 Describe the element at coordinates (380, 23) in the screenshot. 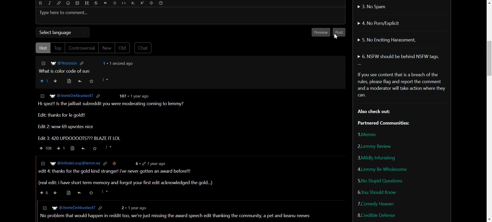

I see `No Porn/Explicit` at that location.